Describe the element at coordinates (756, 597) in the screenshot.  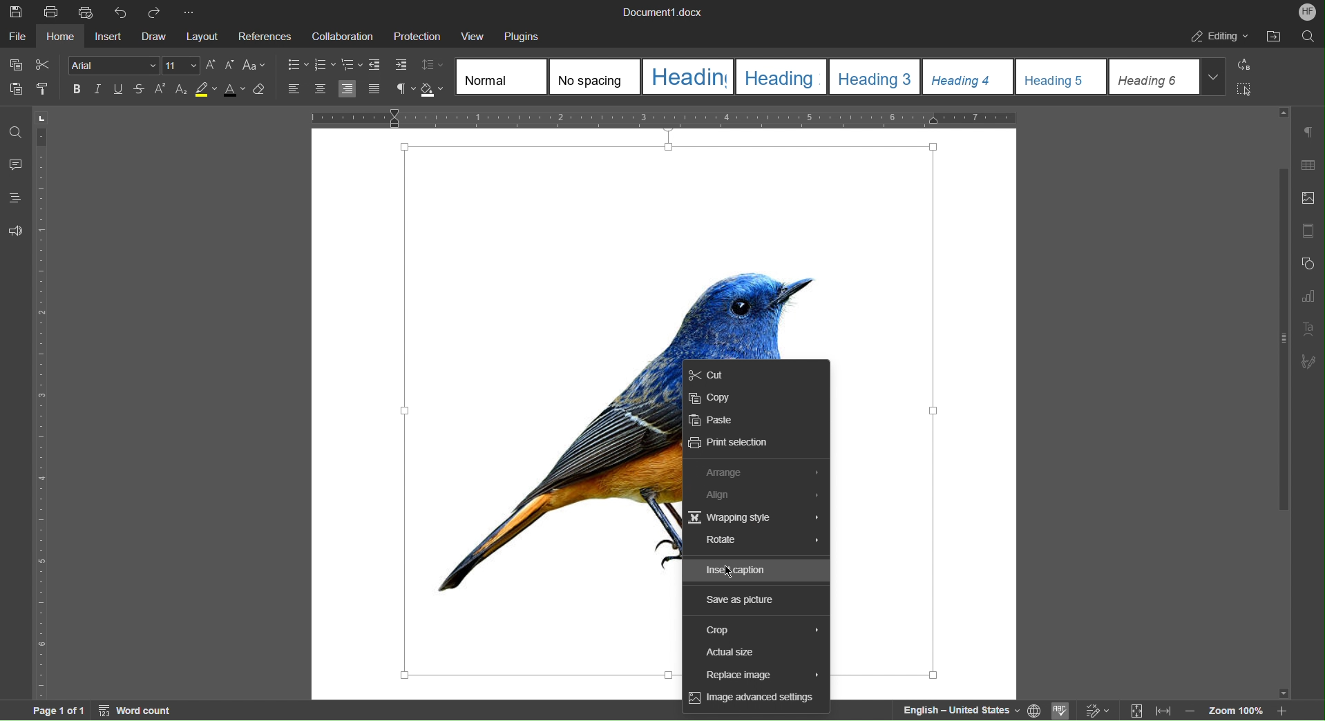
I see `Save as picture` at that location.